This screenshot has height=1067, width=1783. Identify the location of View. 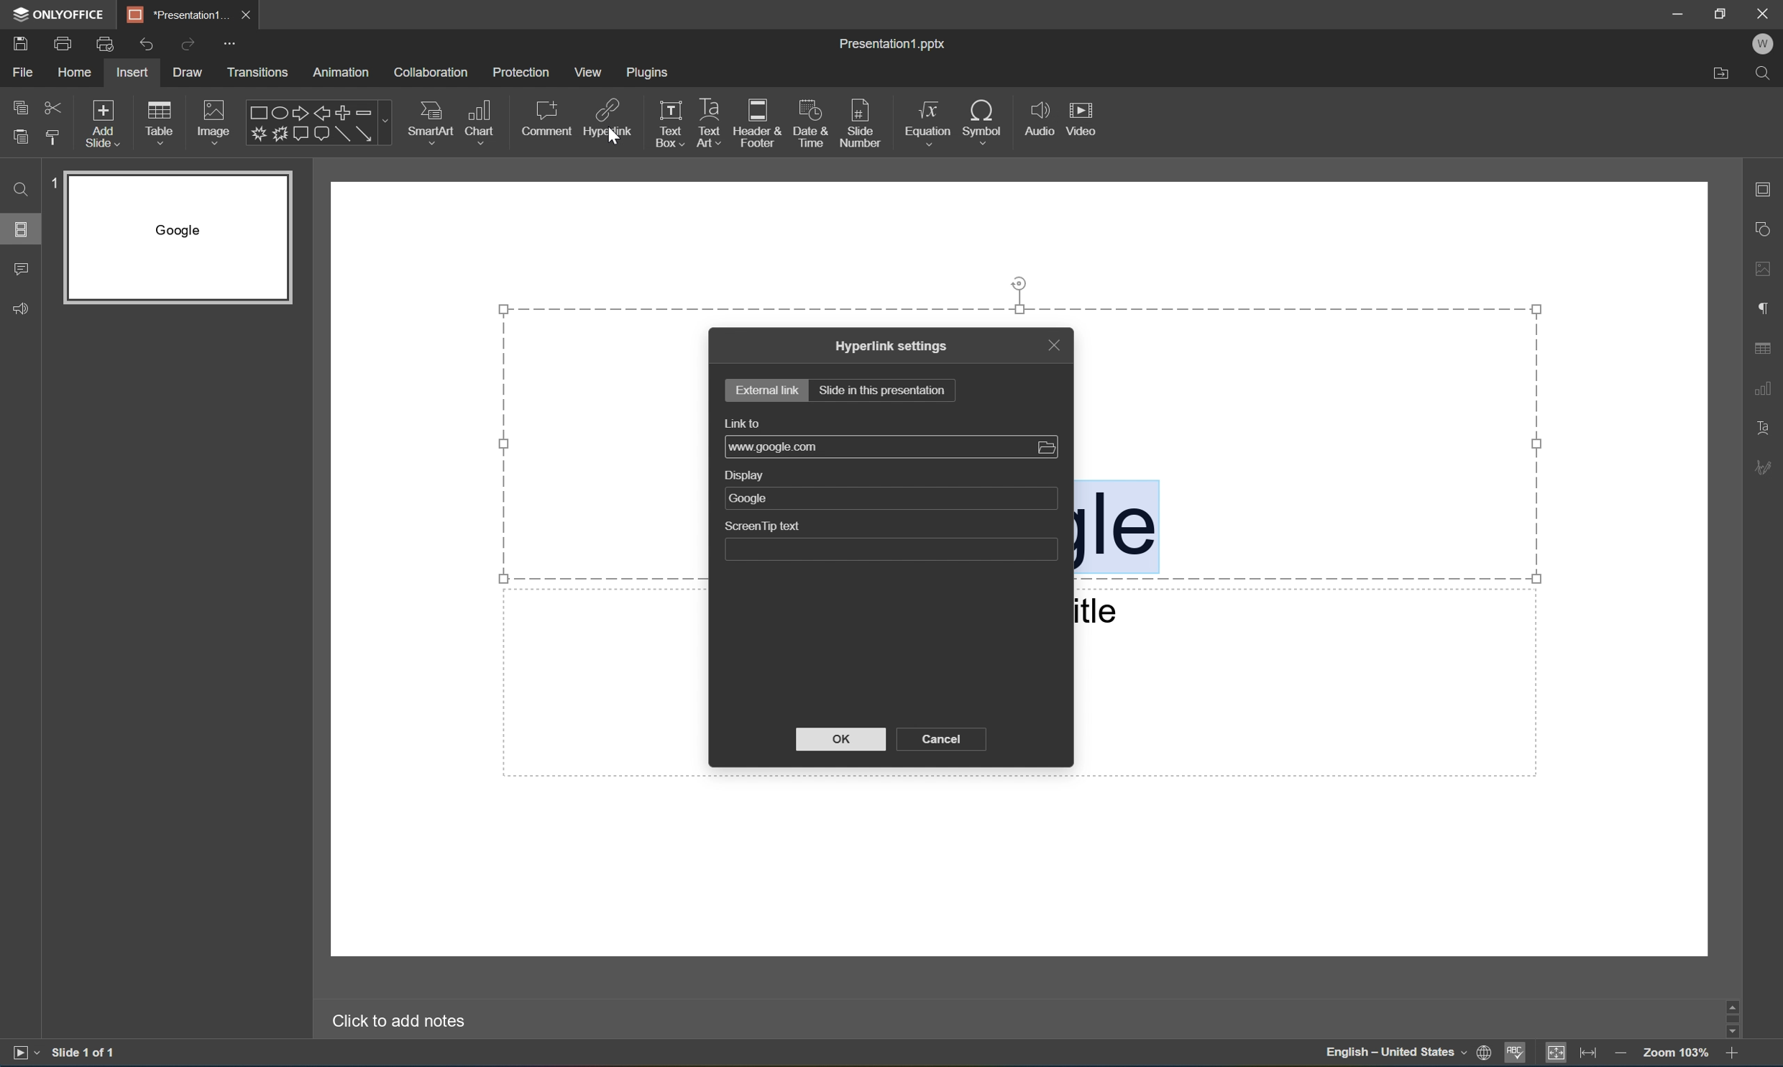
(588, 72).